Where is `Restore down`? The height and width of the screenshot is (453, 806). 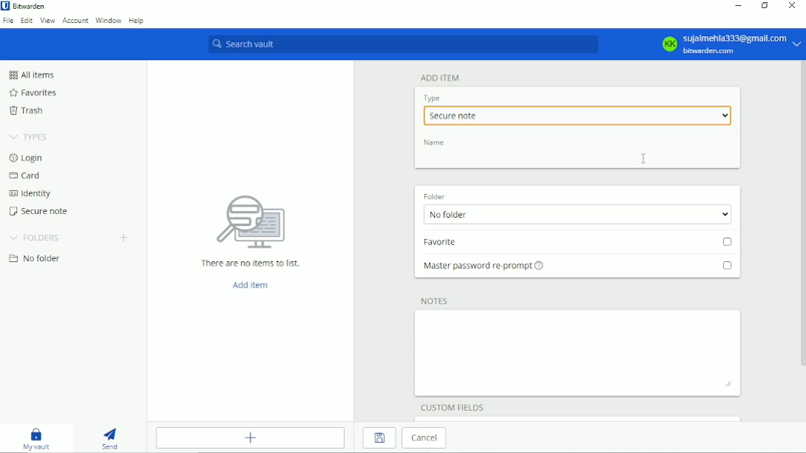 Restore down is located at coordinates (763, 6).